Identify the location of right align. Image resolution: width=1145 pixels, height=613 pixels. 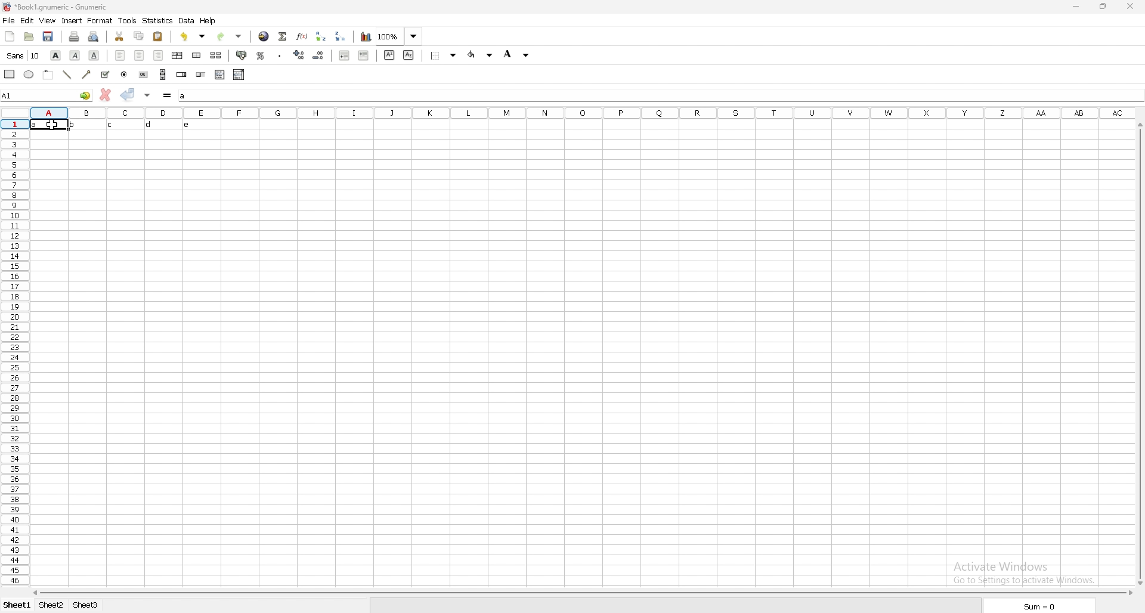
(159, 55).